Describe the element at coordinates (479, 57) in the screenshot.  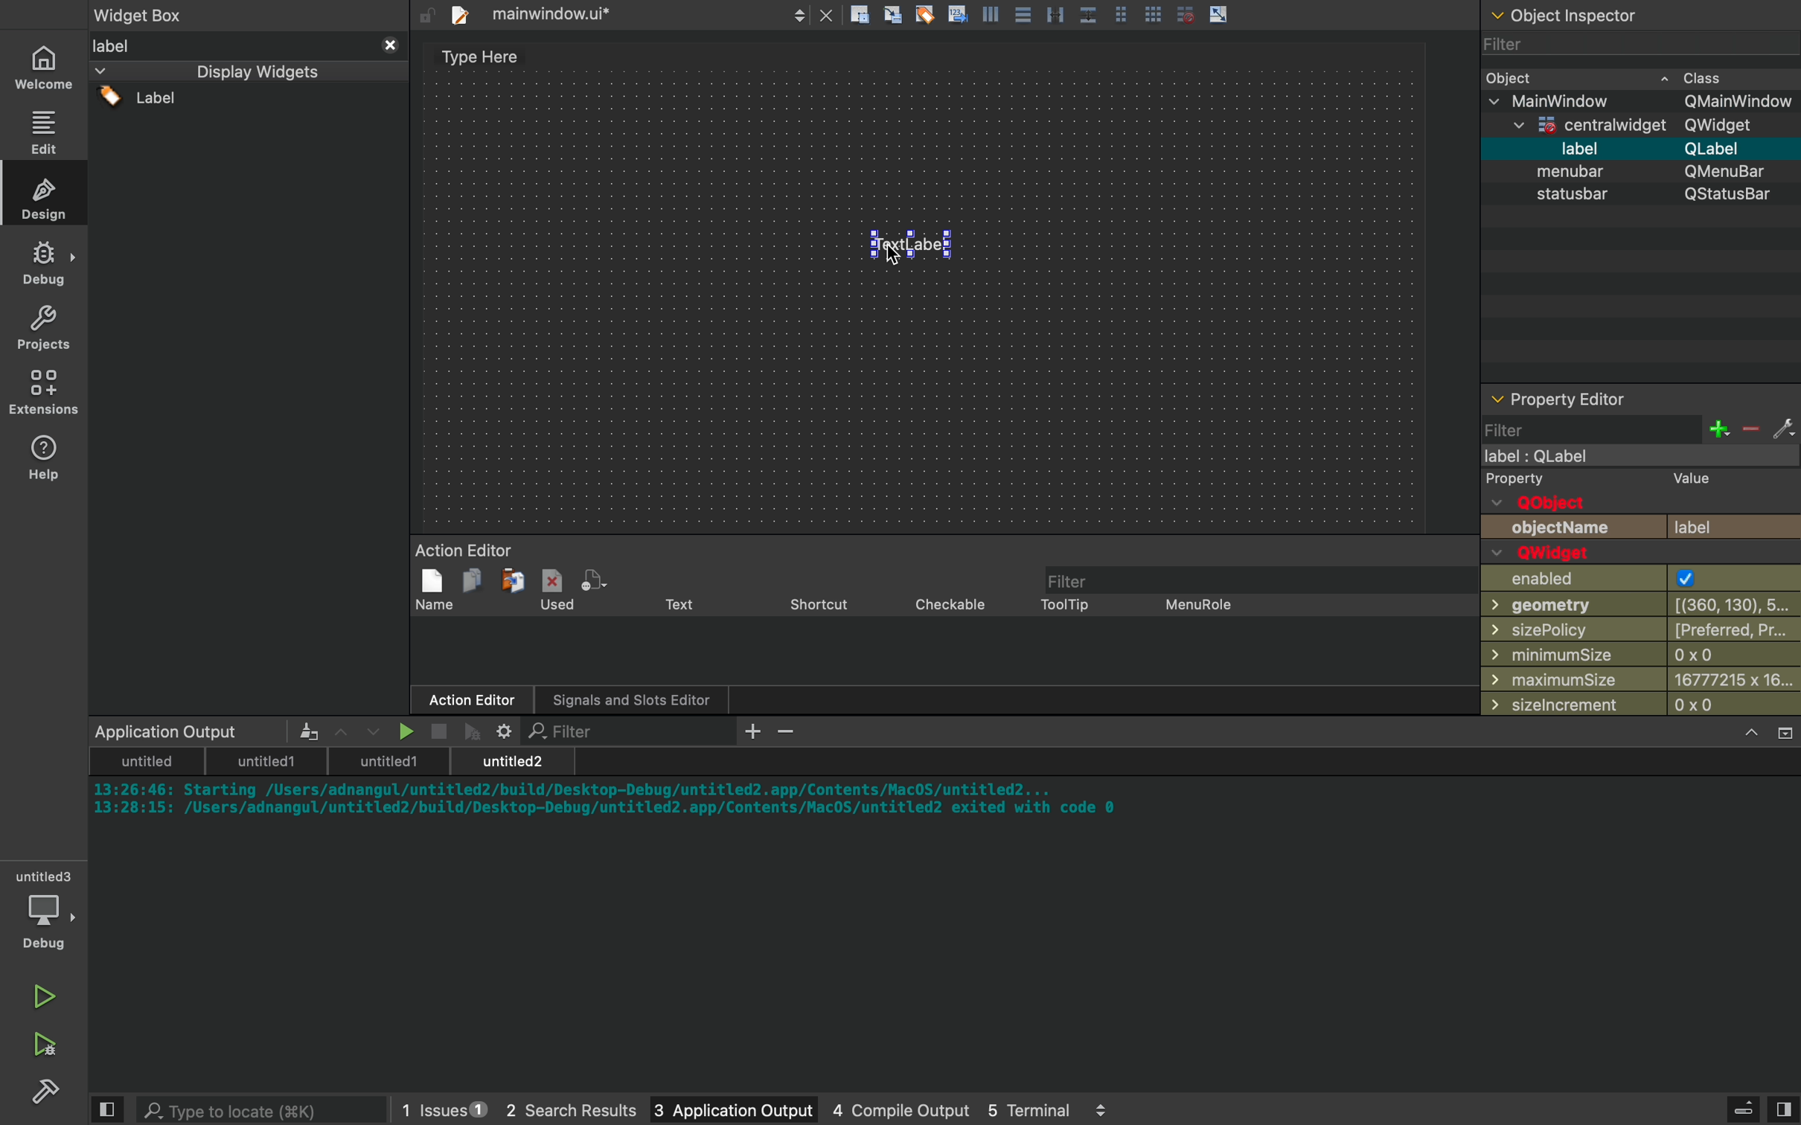
I see `Type Here` at that location.